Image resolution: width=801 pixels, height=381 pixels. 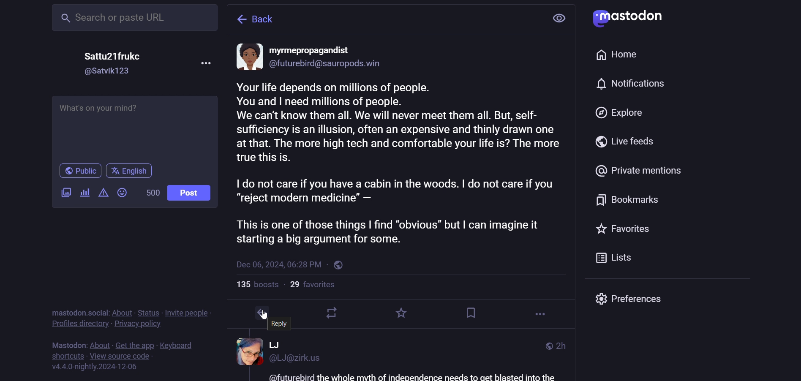 What do you see at coordinates (548, 346) in the screenshot?
I see `public` at bounding box center [548, 346].